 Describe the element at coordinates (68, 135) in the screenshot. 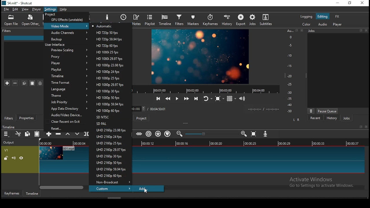

I see `lift` at that location.